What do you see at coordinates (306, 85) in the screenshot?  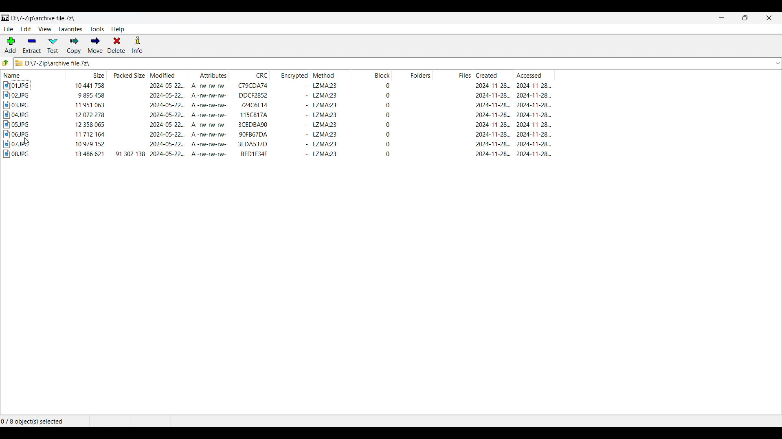 I see `encrypted status` at bounding box center [306, 85].